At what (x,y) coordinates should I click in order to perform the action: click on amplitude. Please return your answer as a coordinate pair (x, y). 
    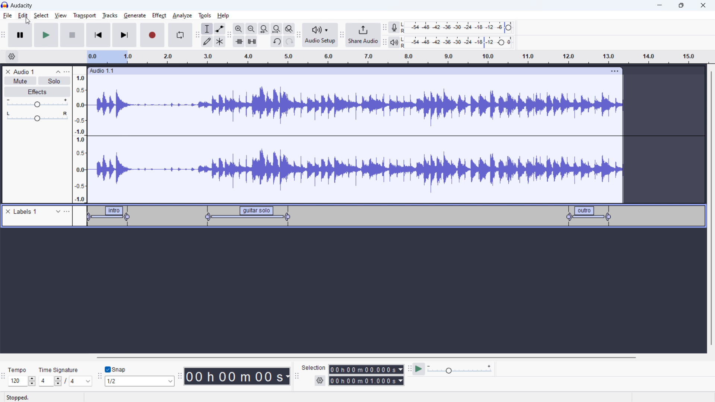
    Looking at the image, I should click on (80, 134).